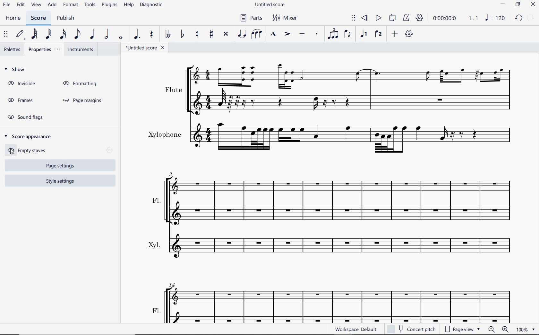  Describe the element at coordinates (270, 5) in the screenshot. I see `FILE NAME` at that location.